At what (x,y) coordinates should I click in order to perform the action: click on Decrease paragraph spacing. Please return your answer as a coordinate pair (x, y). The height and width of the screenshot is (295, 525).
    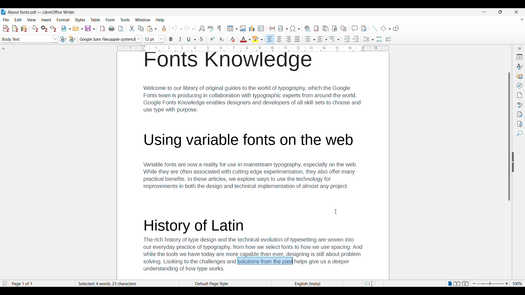
    Looking at the image, I should click on (388, 39).